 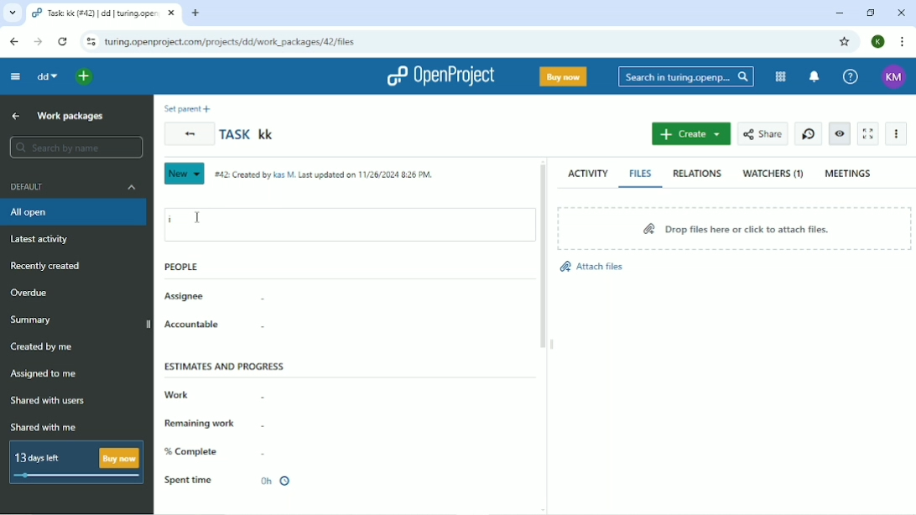 I want to click on Created by and on, so click(x=325, y=174).